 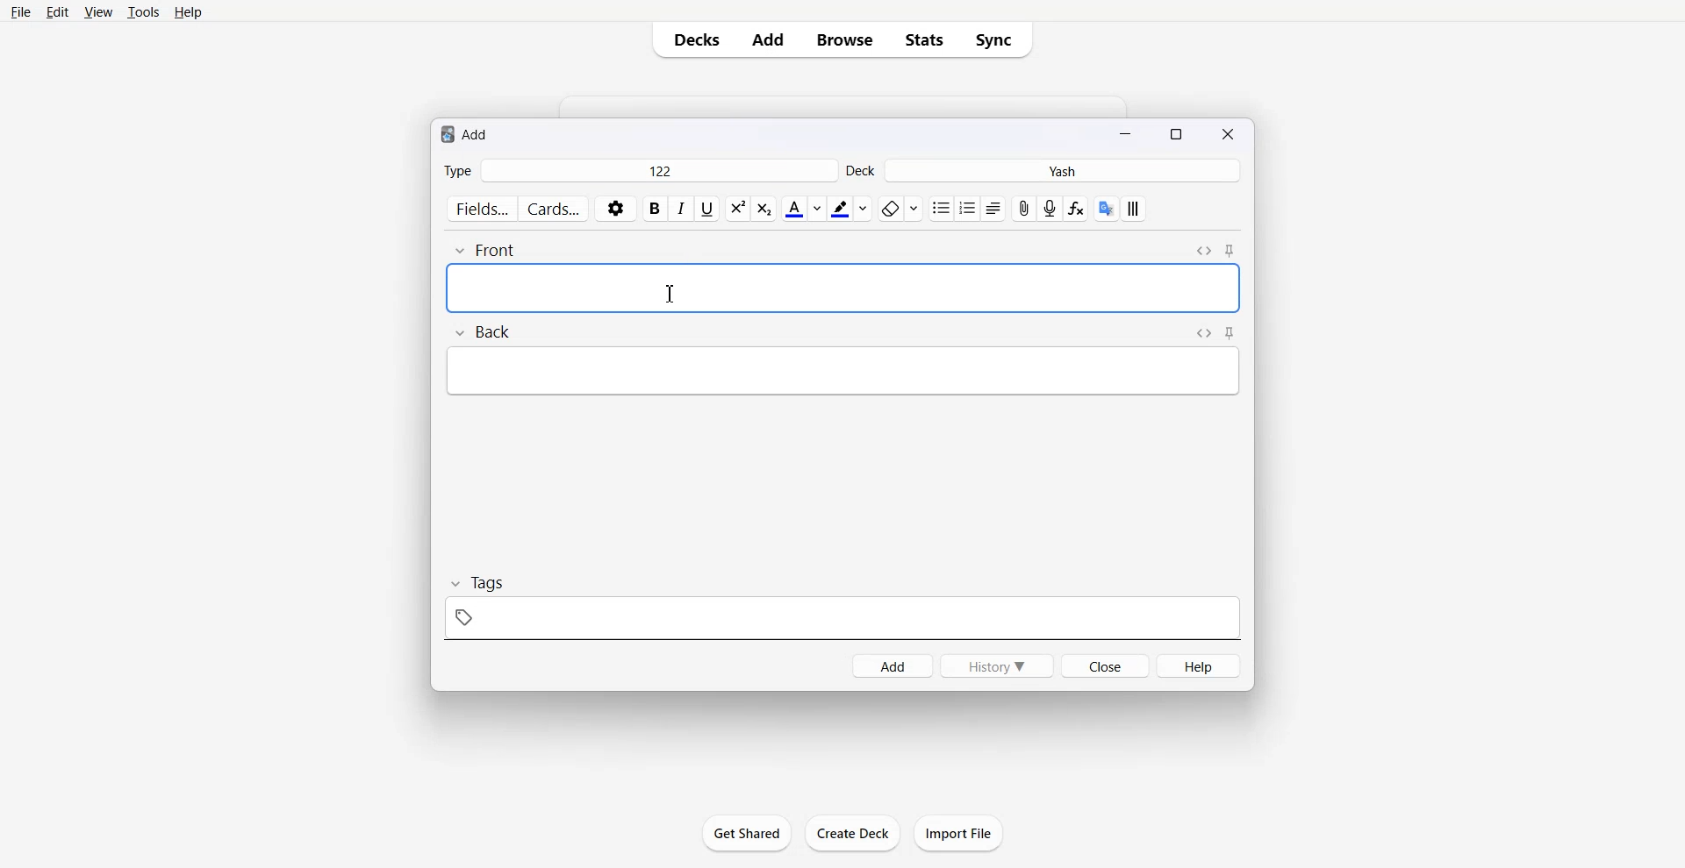 I want to click on Cards, so click(x=555, y=209).